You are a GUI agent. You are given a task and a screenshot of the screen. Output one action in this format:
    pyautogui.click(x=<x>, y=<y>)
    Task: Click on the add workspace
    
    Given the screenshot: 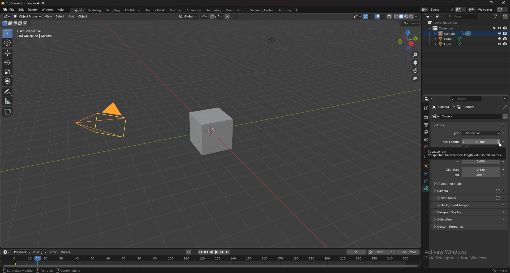 What is the action you would take?
    pyautogui.click(x=297, y=10)
    